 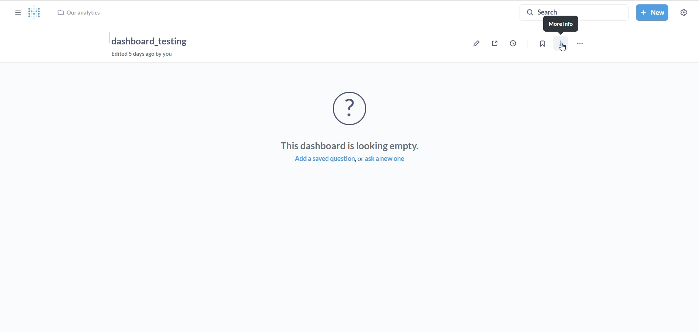 I want to click on add a saved question, so click(x=319, y=159).